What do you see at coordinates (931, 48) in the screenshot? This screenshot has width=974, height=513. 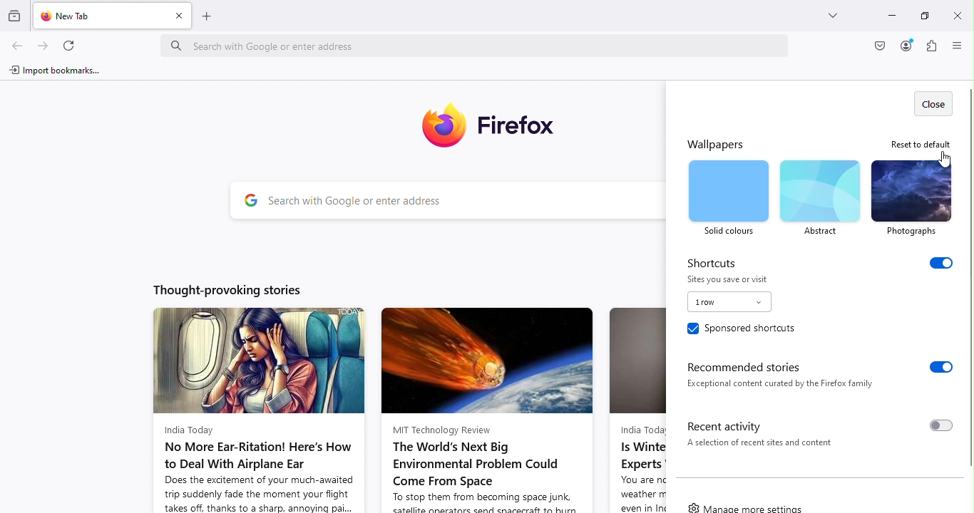 I see `Extensions` at bounding box center [931, 48].